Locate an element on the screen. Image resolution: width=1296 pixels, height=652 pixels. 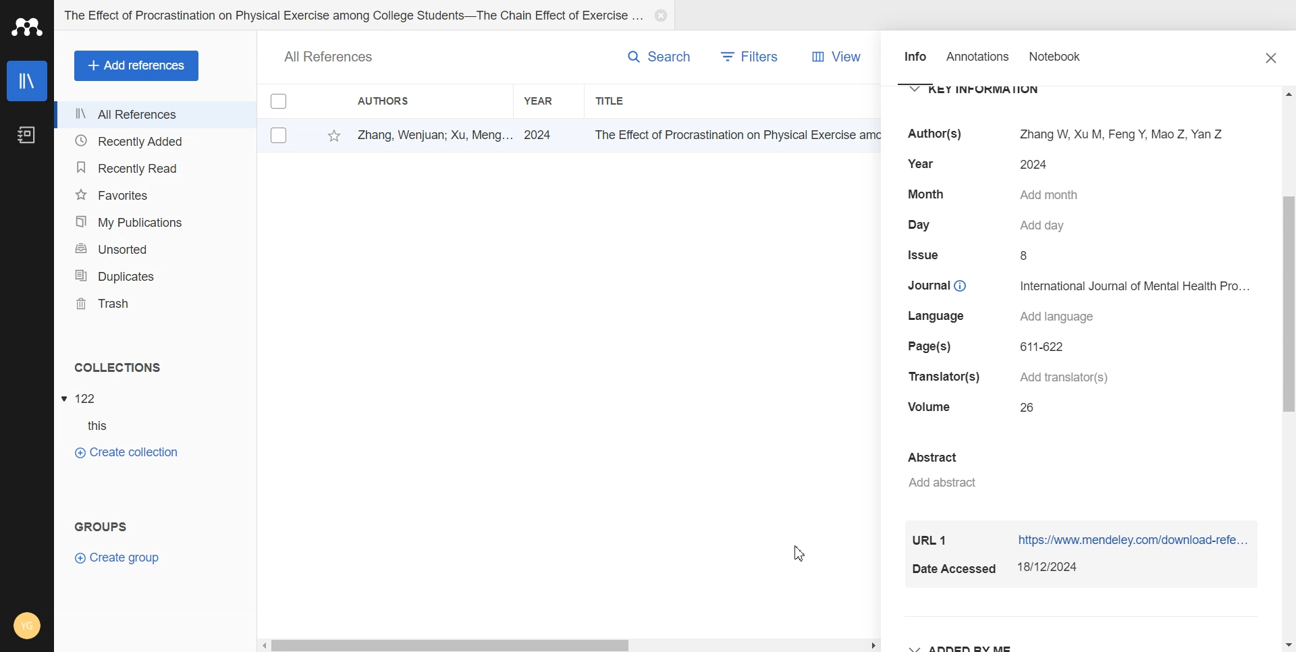
Unsorted is located at coordinates (155, 248).